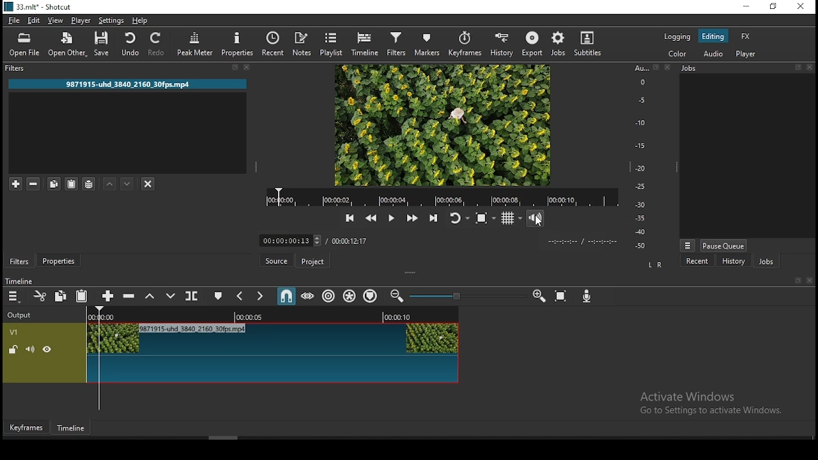 This screenshot has height=460, width=818. Describe the element at coordinates (25, 46) in the screenshot. I see `open file` at that location.